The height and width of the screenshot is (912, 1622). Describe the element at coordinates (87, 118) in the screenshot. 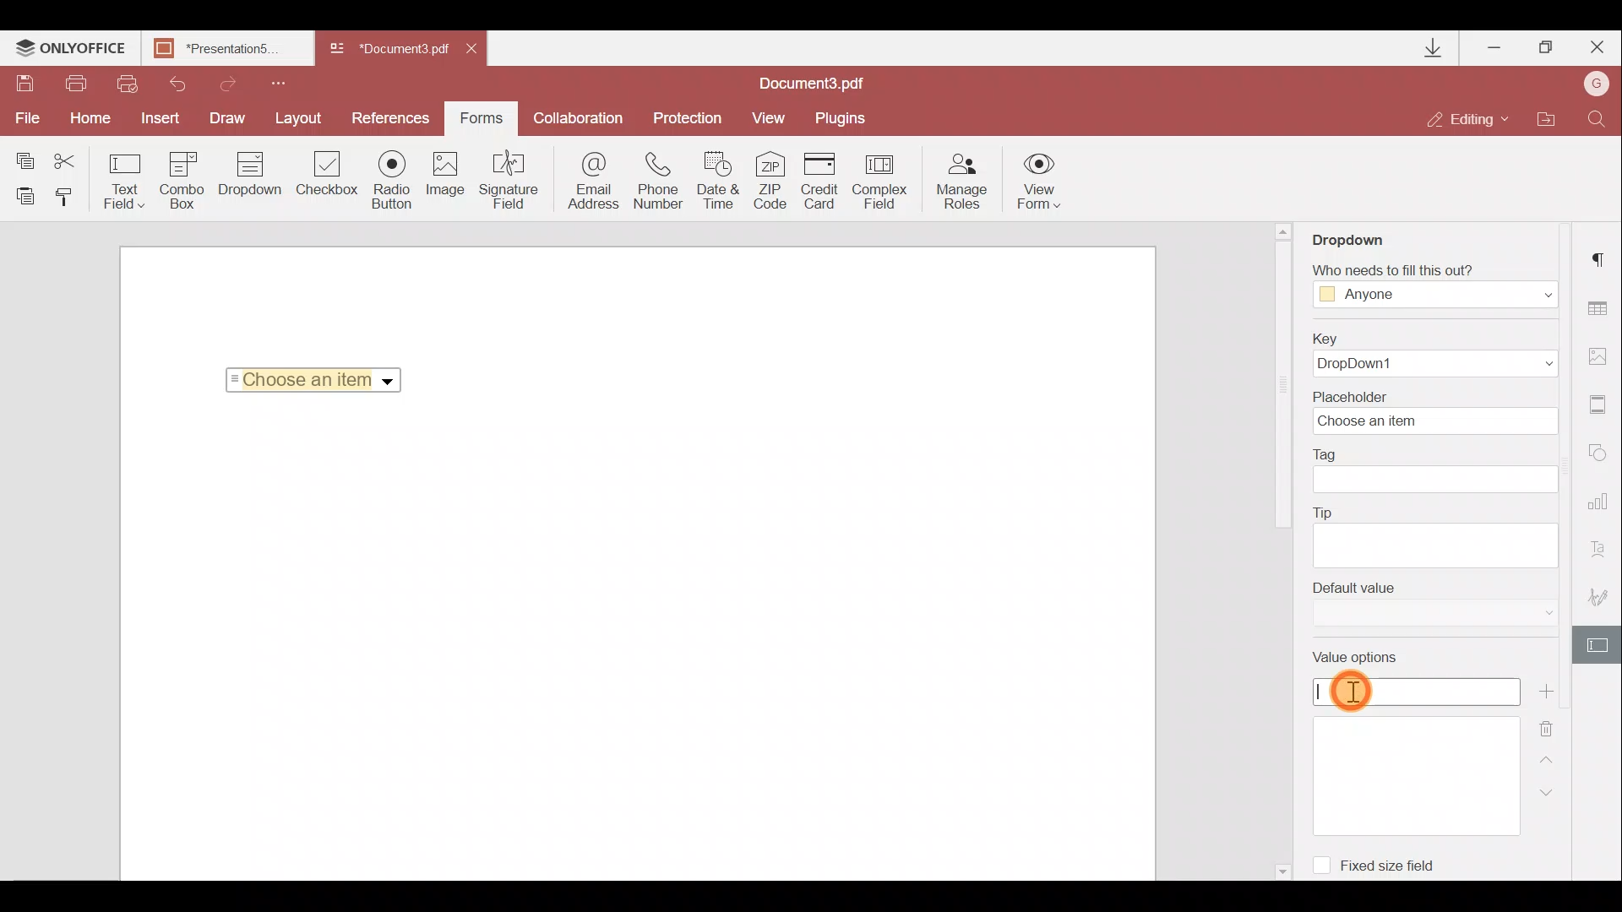

I see `Home` at that location.